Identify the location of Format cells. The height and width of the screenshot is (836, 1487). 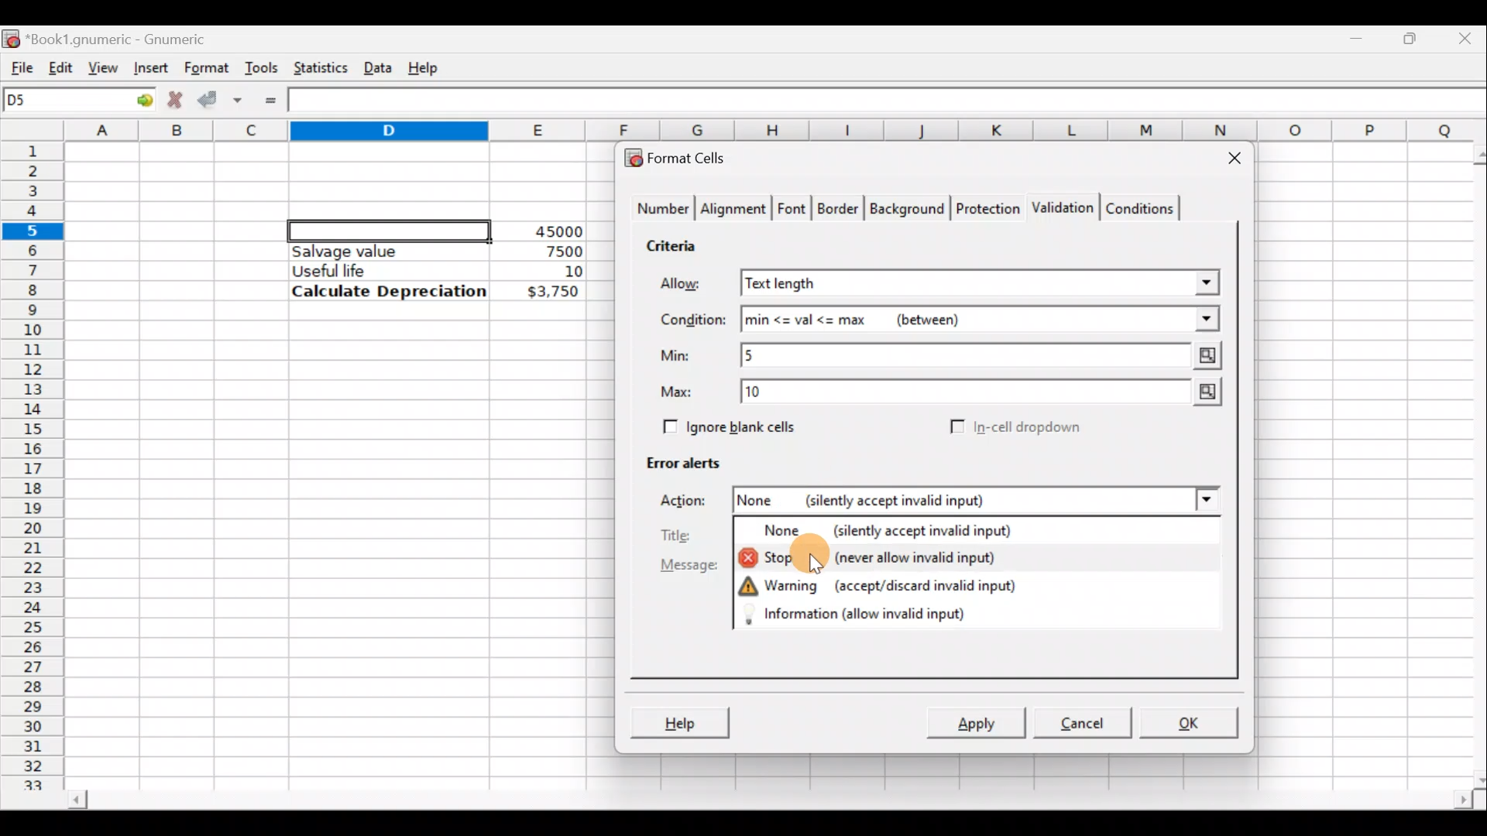
(684, 155).